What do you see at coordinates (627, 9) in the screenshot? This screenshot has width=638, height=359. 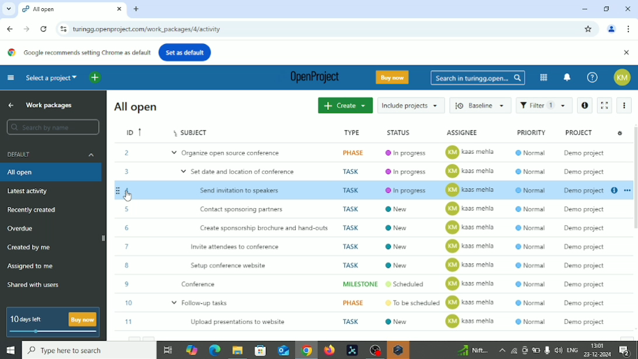 I see `Close` at bounding box center [627, 9].